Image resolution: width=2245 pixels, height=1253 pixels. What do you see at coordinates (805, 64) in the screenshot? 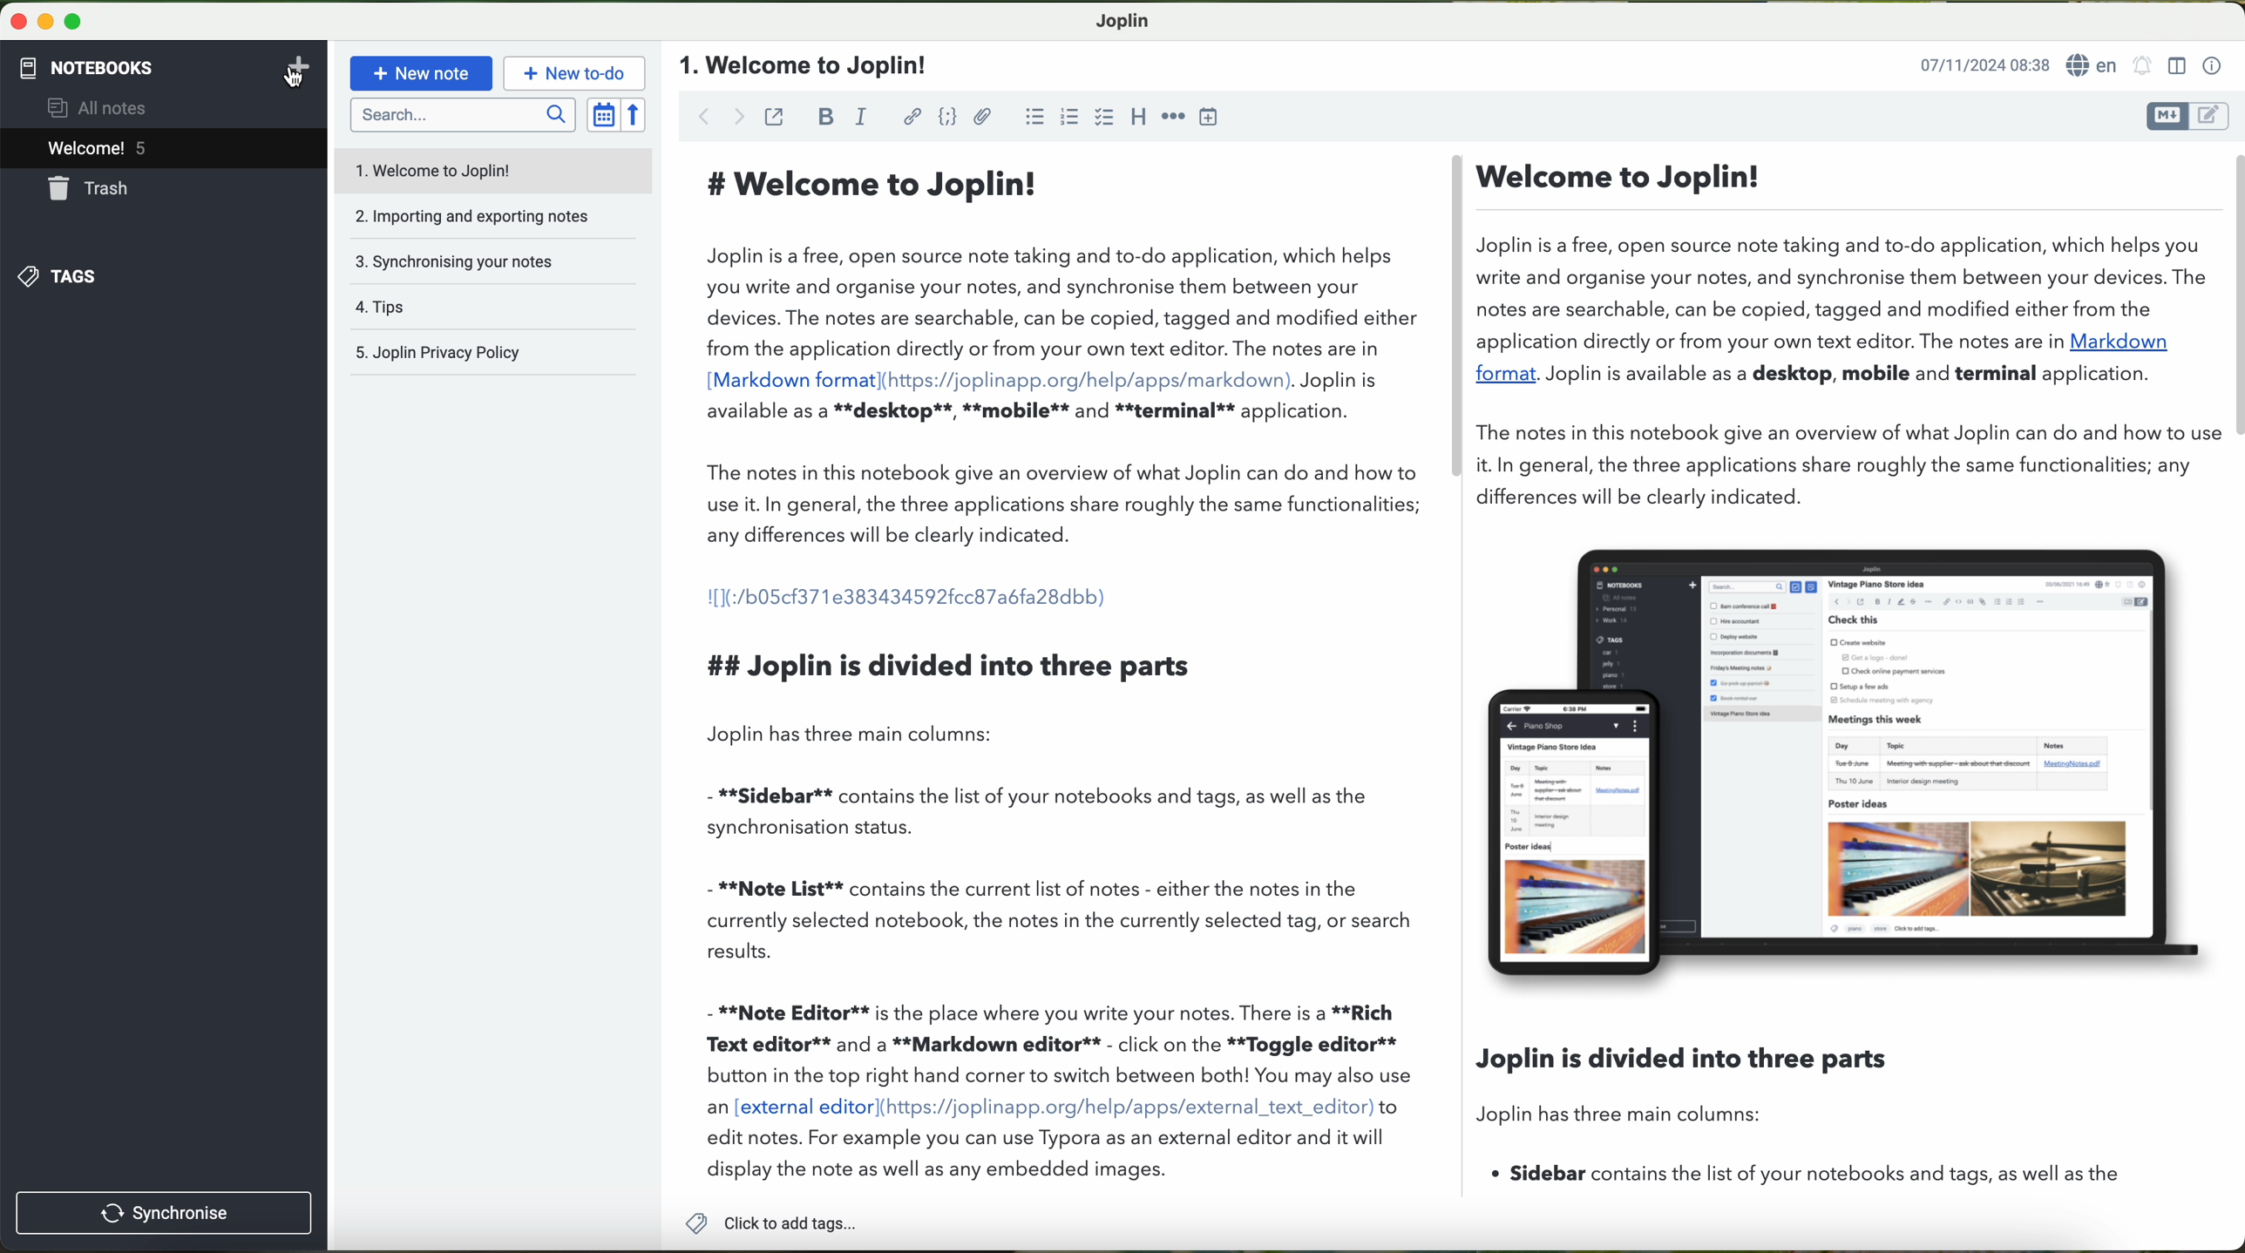
I see `name file` at bounding box center [805, 64].